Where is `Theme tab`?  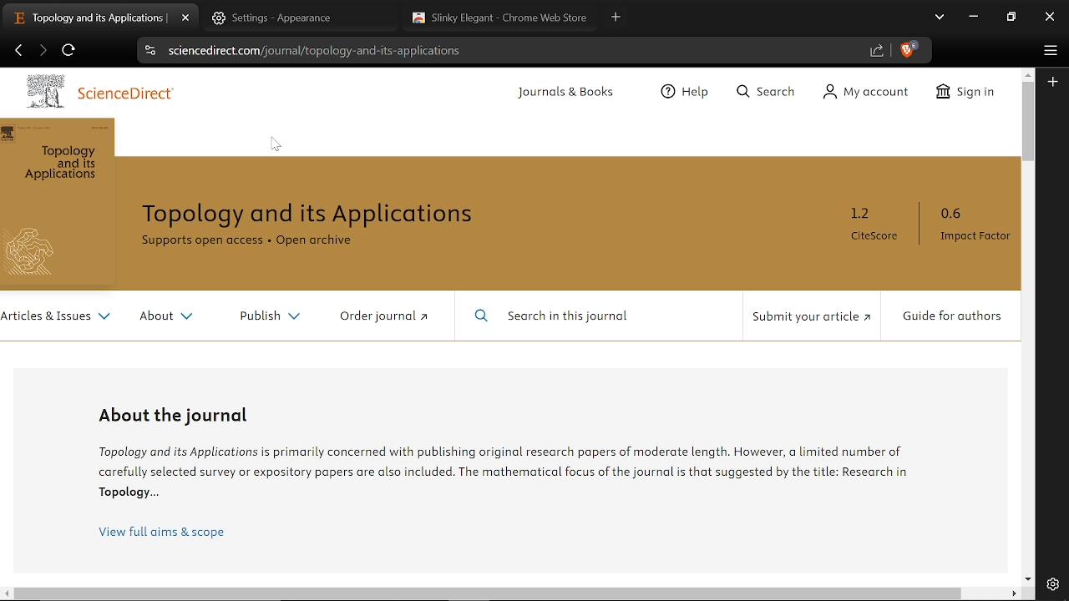
Theme tab is located at coordinates (499, 18).